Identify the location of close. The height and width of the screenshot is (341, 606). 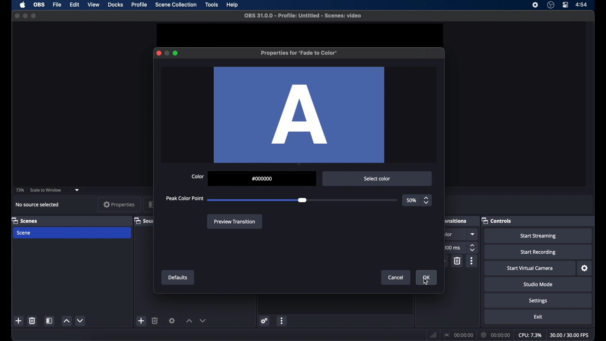
(158, 53).